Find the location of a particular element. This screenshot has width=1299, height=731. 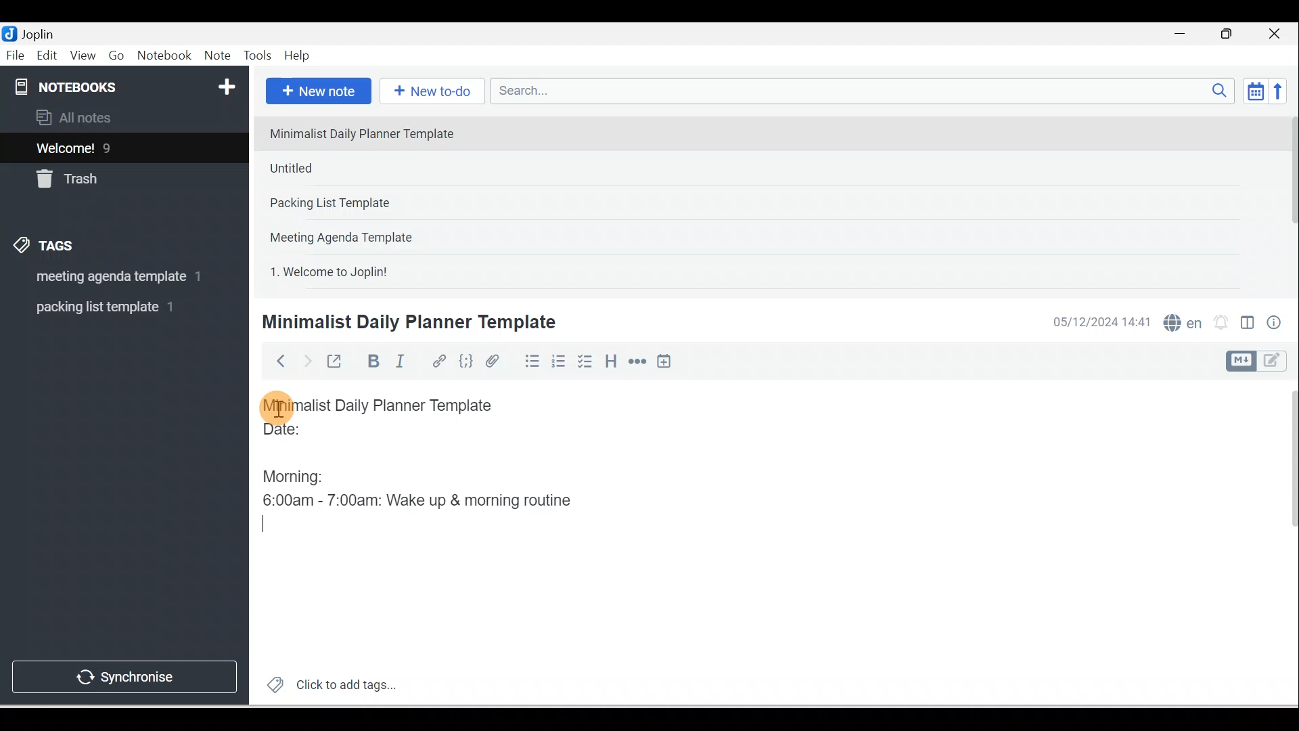

Set alarm is located at coordinates (1219, 323).